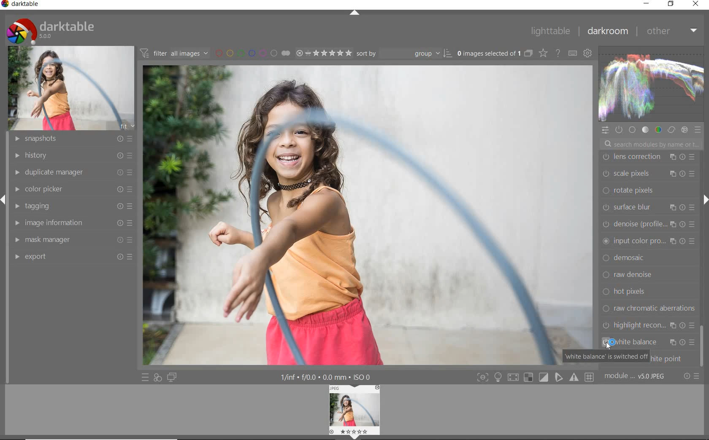 The width and height of the screenshot is (709, 440). Describe the element at coordinates (647, 243) in the screenshot. I see `vignetting` at that location.